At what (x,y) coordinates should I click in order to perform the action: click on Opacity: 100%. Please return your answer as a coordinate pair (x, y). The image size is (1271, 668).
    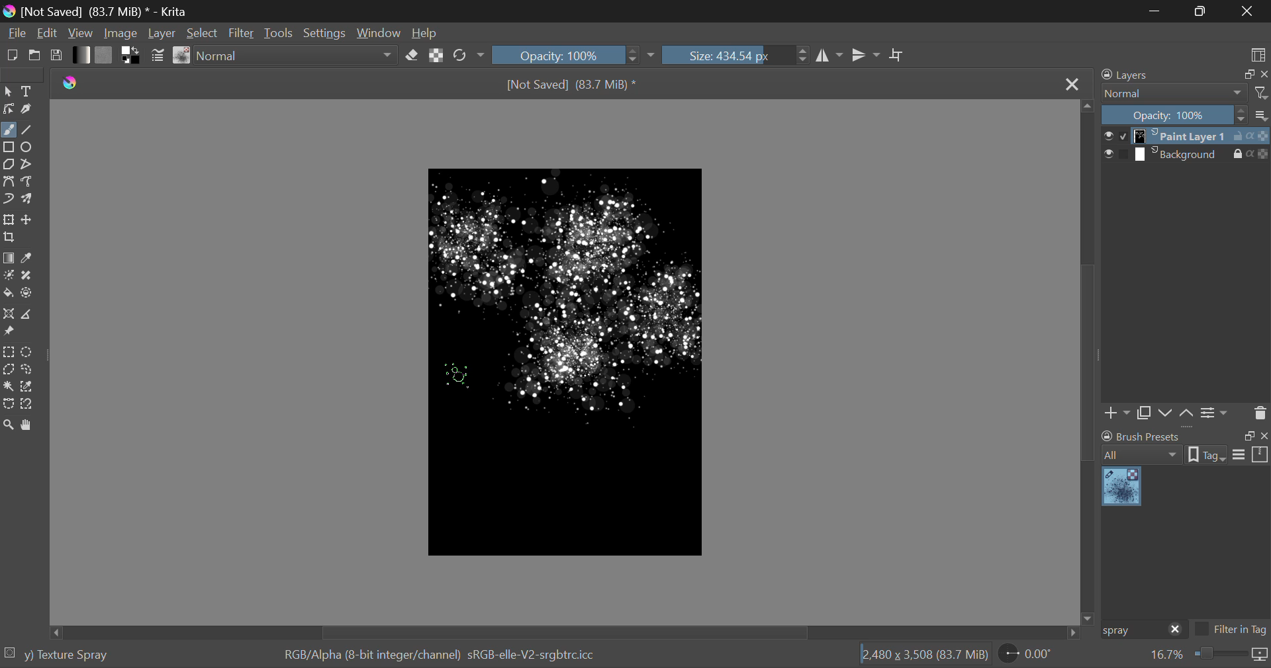
    Looking at the image, I should click on (1174, 116).